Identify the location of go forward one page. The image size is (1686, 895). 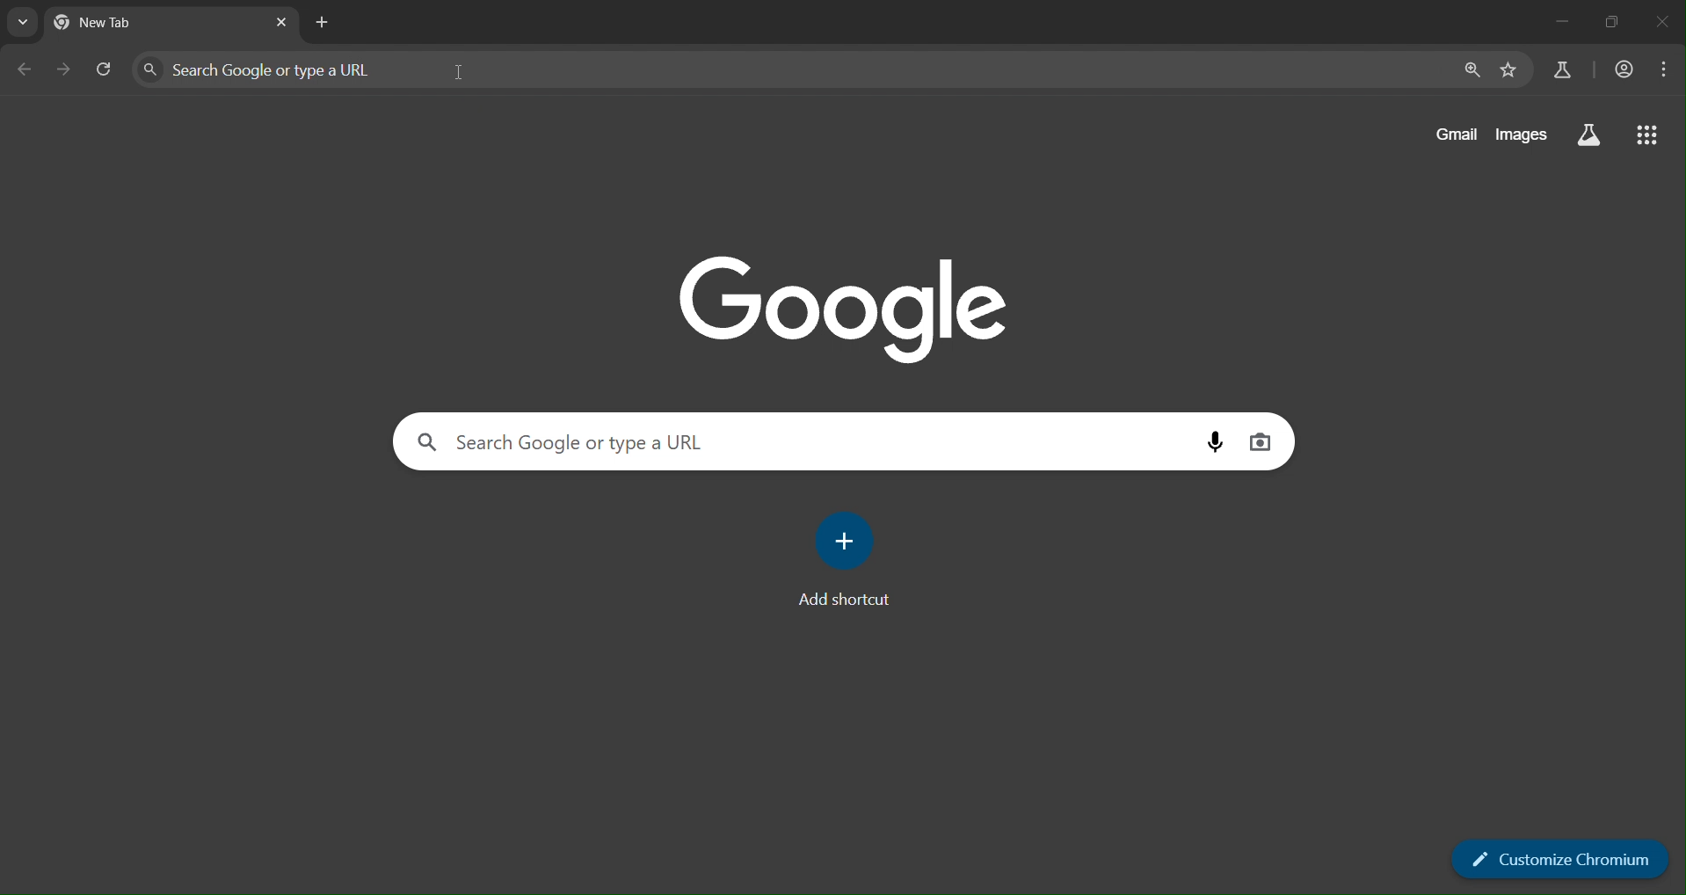
(65, 73).